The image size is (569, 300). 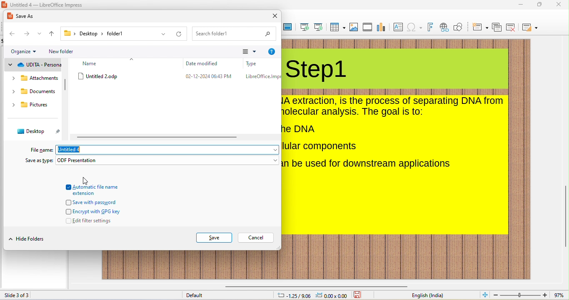 What do you see at coordinates (394, 134) in the screenshot?
I see `content` at bounding box center [394, 134].